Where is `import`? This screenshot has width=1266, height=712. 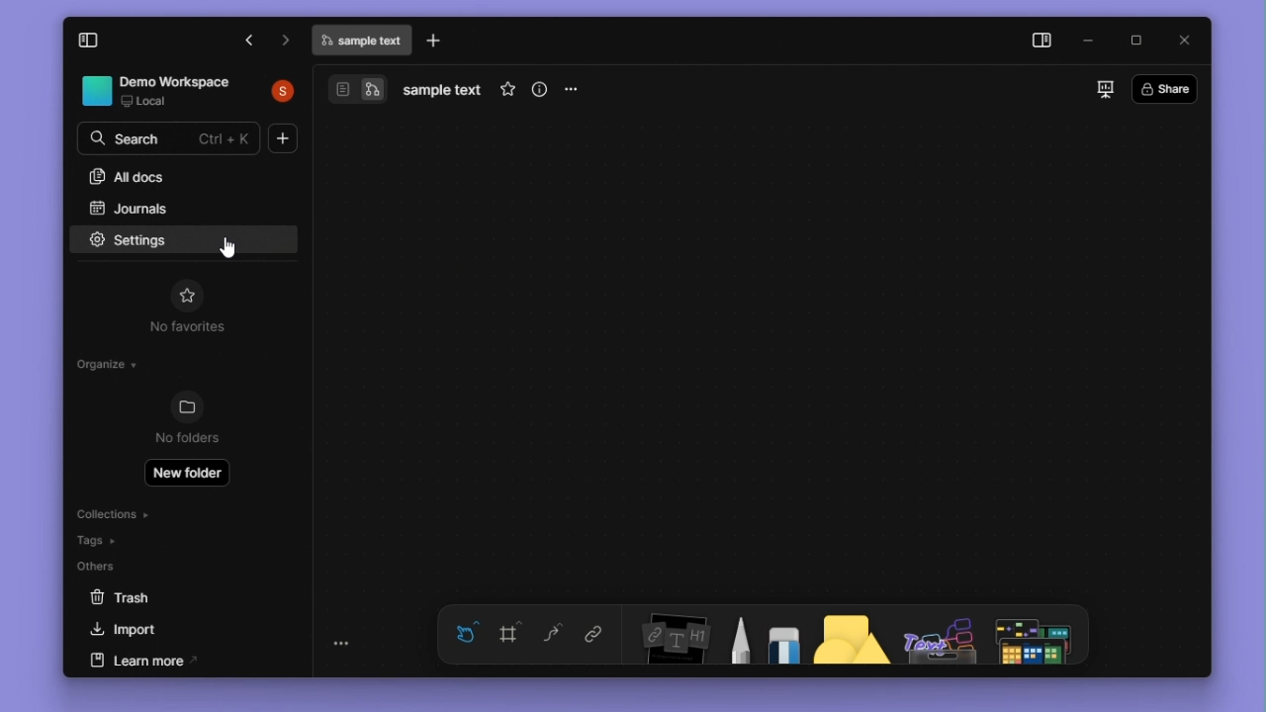
import is located at coordinates (172, 631).